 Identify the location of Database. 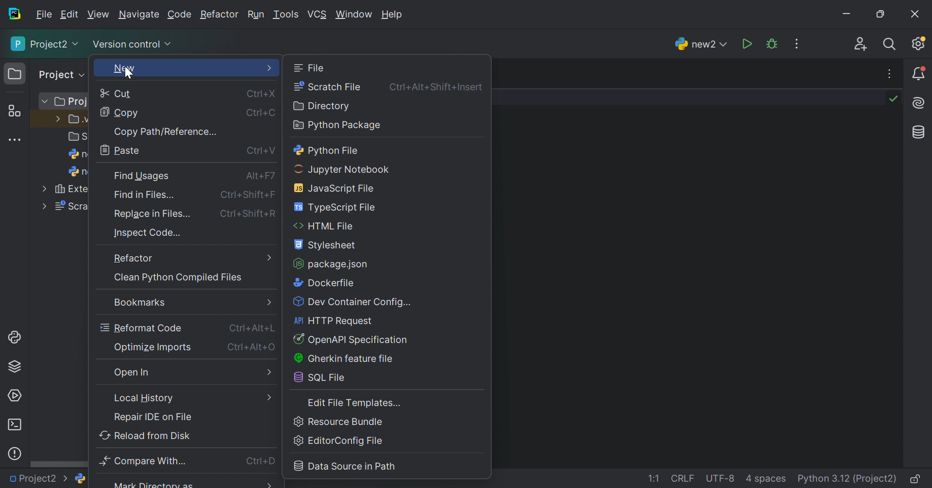
(919, 133).